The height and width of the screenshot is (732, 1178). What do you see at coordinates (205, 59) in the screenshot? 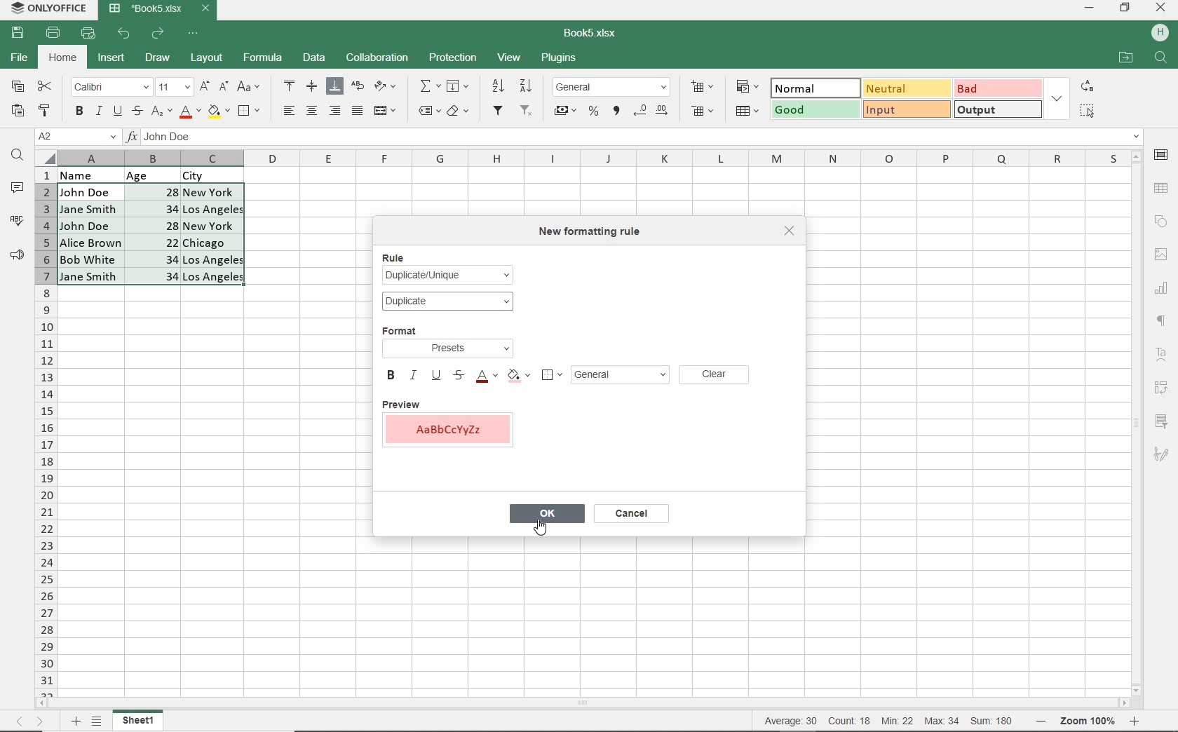
I see `LAYOUT` at bounding box center [205, 59].